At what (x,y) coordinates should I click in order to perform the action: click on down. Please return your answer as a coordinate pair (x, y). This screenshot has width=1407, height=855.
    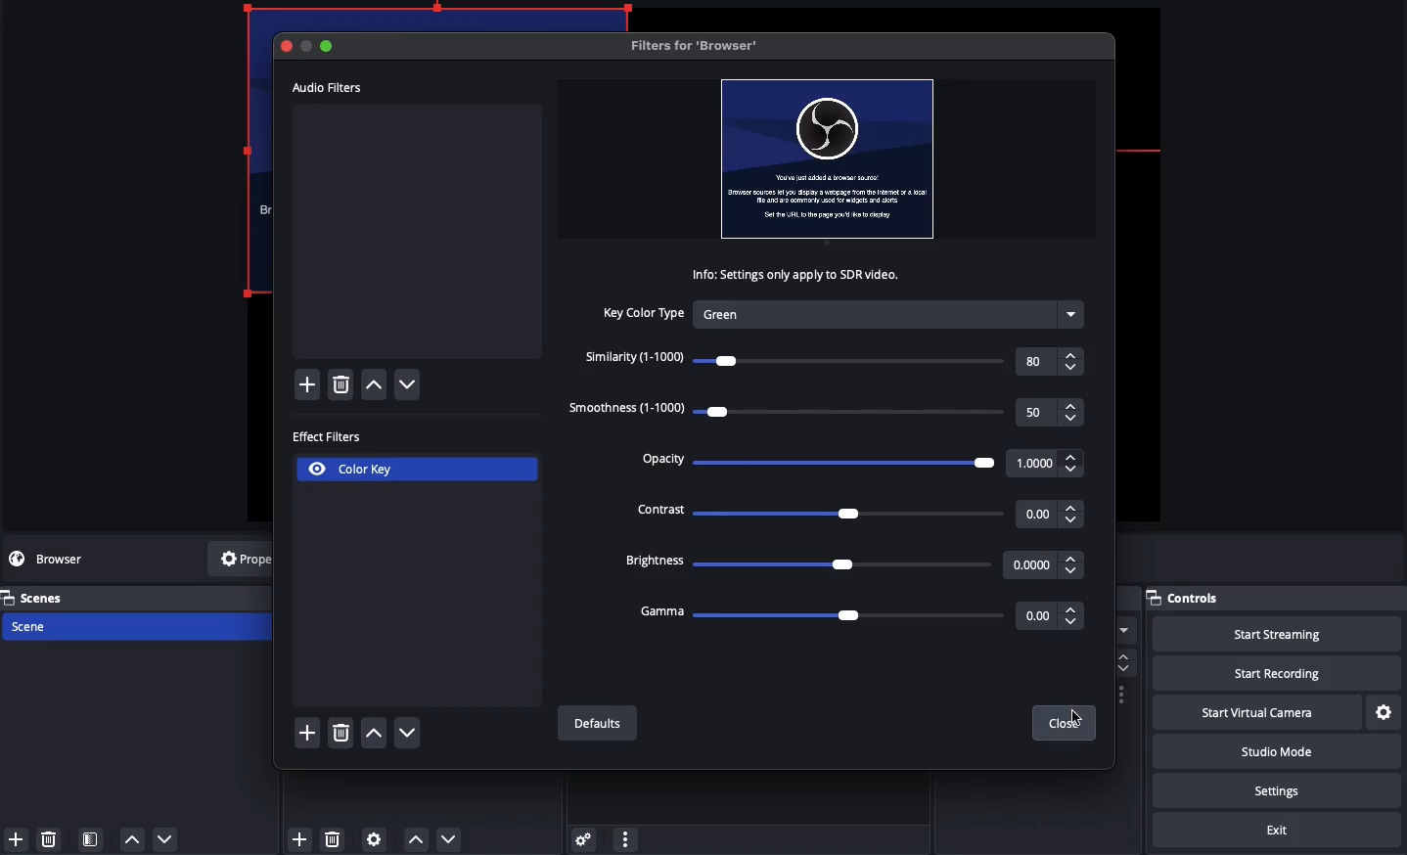
    Looking at the image, I should click on (408, 732).